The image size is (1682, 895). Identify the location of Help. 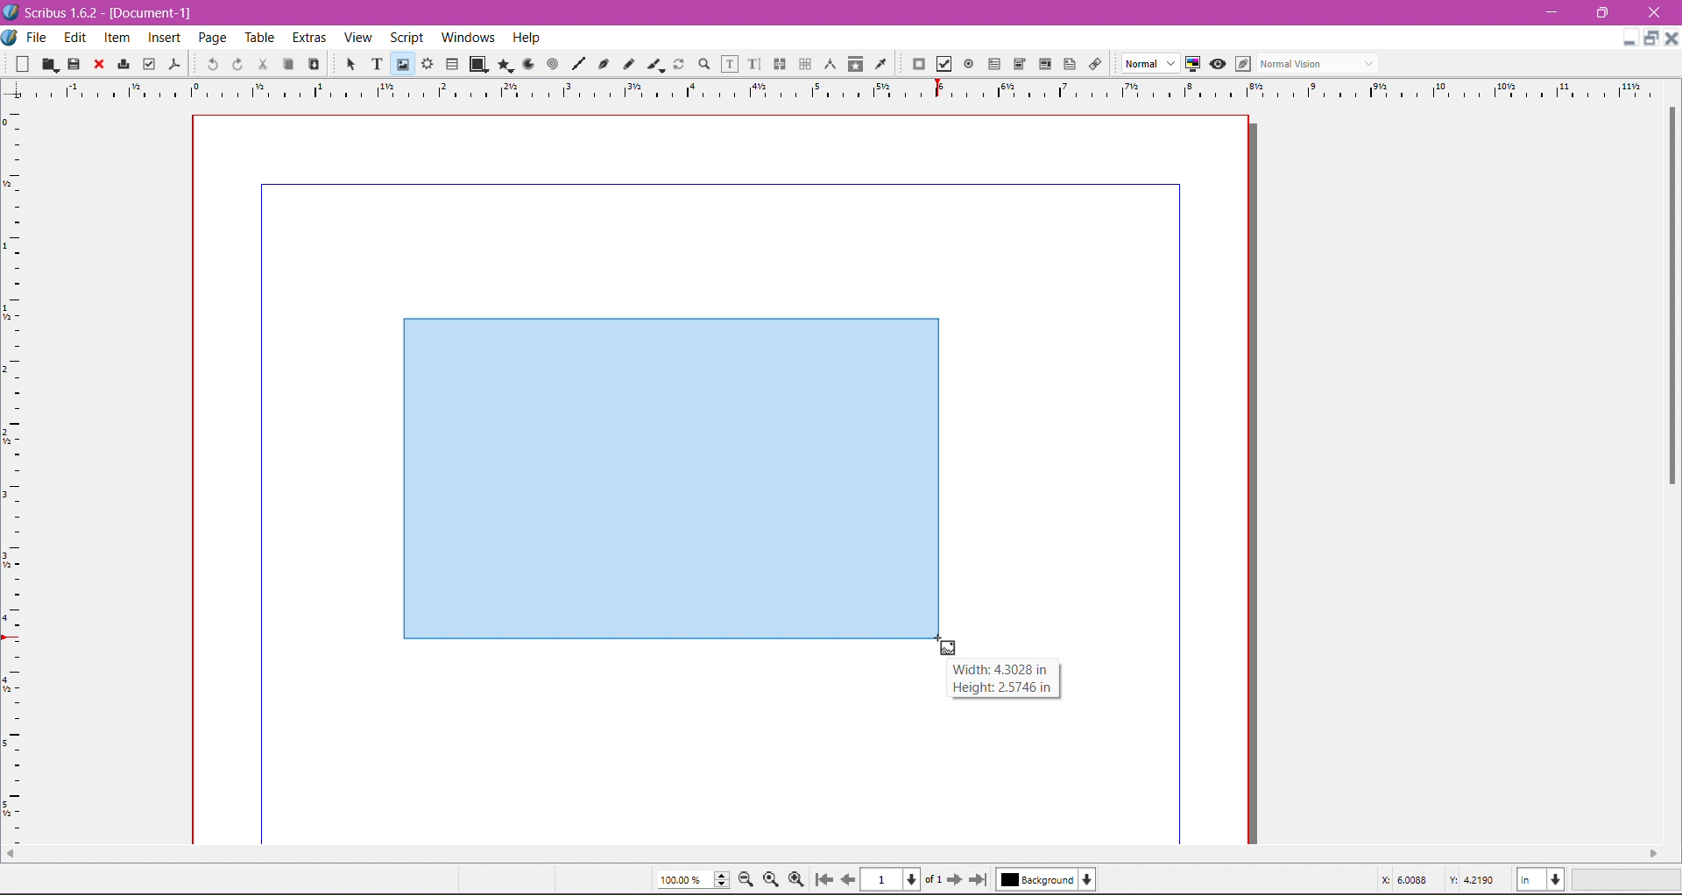
(527, 38).